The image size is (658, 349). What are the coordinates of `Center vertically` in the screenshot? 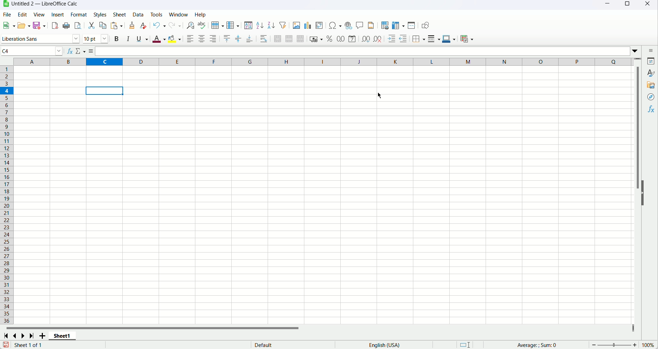 It's located at (239, 39).